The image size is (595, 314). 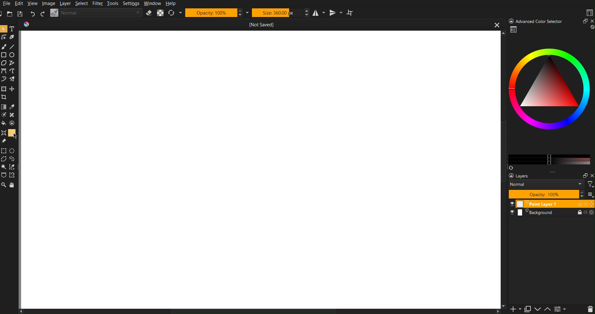 I want to click on Color Tools, so click(x=4, y=107).